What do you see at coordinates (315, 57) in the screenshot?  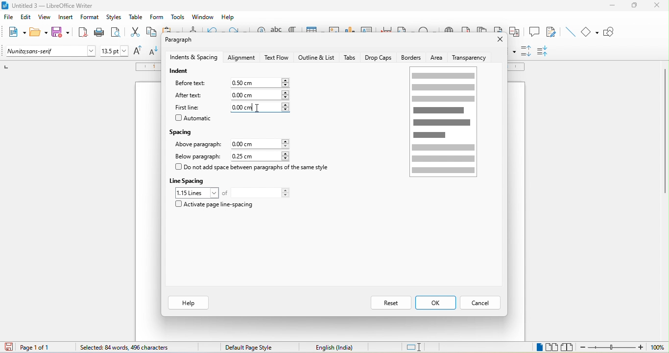 I see `outline and list` at bounding box center [315, 57].